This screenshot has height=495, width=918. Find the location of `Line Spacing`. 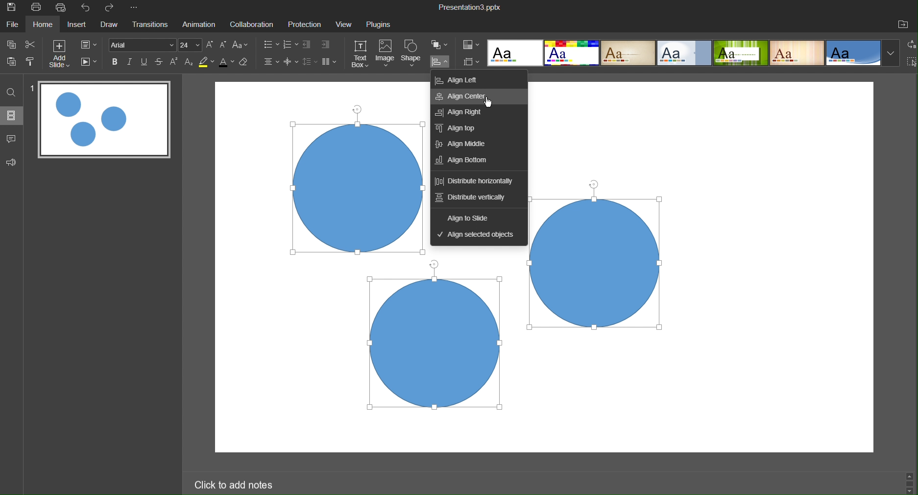

Line Spacing is located at coordinates (309, 62).